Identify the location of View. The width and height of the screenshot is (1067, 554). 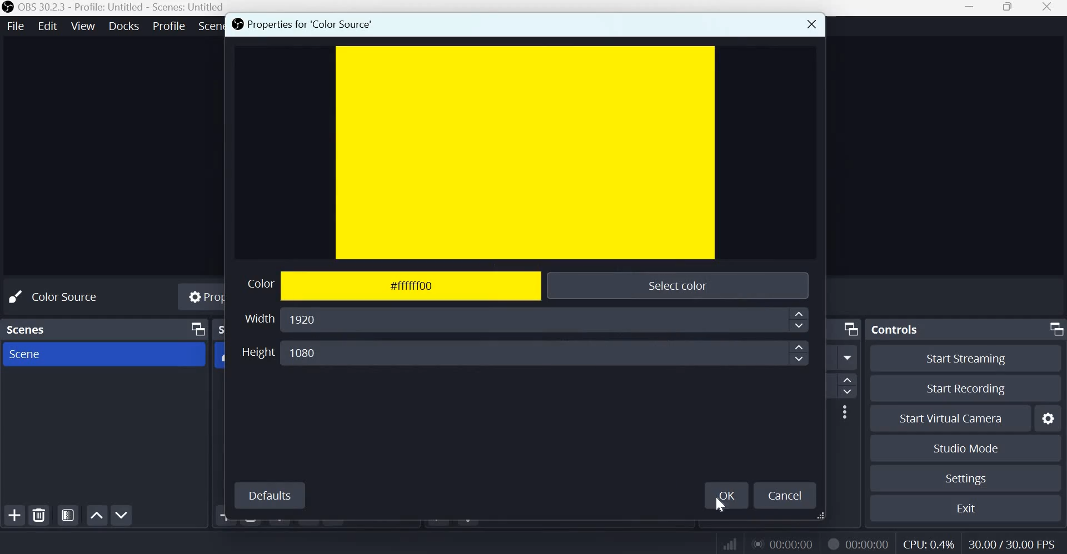
(84, 25).